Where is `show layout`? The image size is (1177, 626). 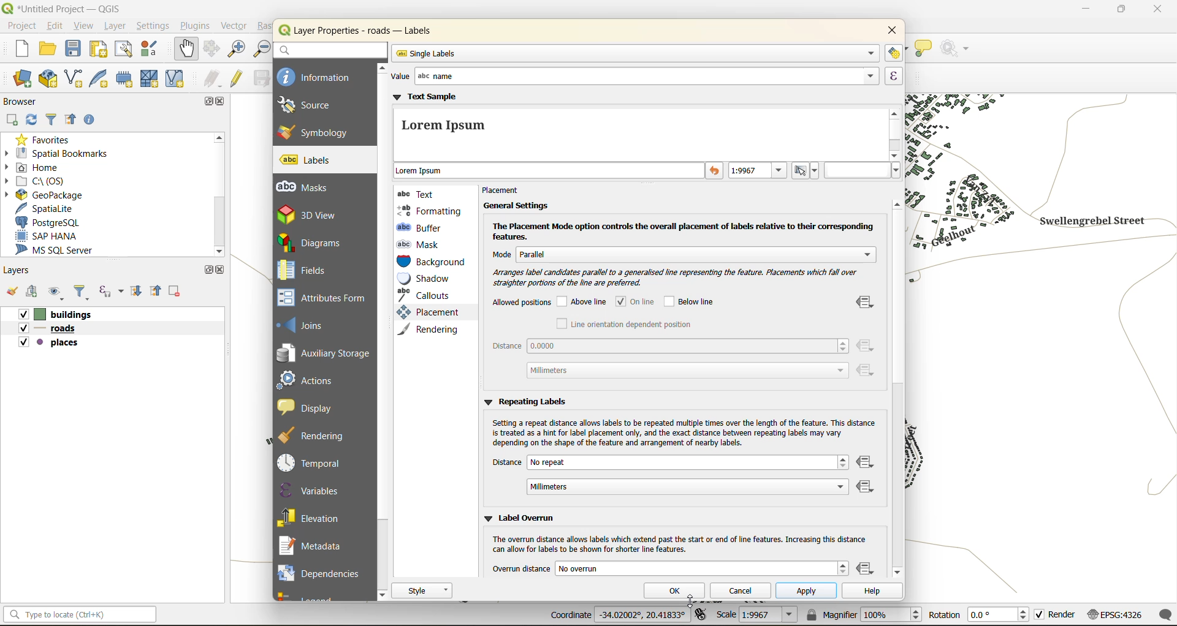
show layout is located at coordinates (122, 49).